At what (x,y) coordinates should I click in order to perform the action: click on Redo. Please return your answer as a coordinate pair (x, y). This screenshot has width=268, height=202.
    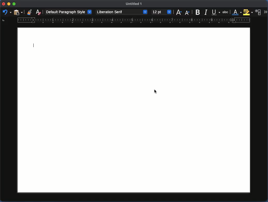
    Looking at the image, I should click on (6, 13).